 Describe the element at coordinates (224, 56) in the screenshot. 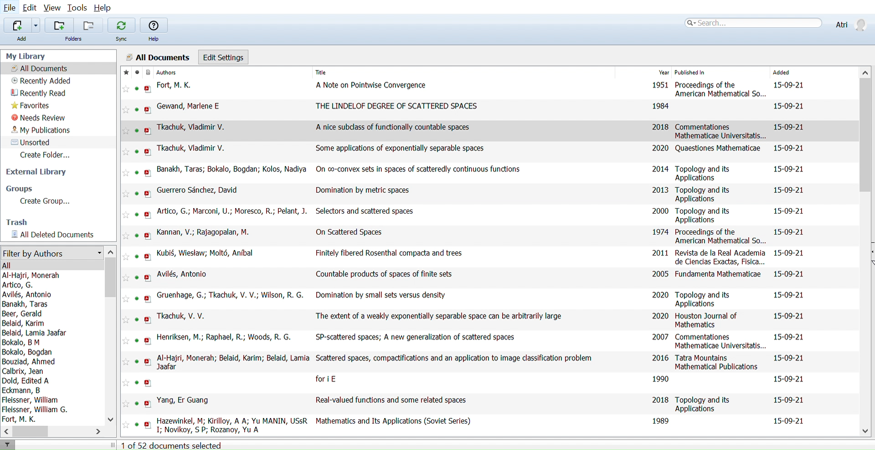

I see `Edit settings` at that location.